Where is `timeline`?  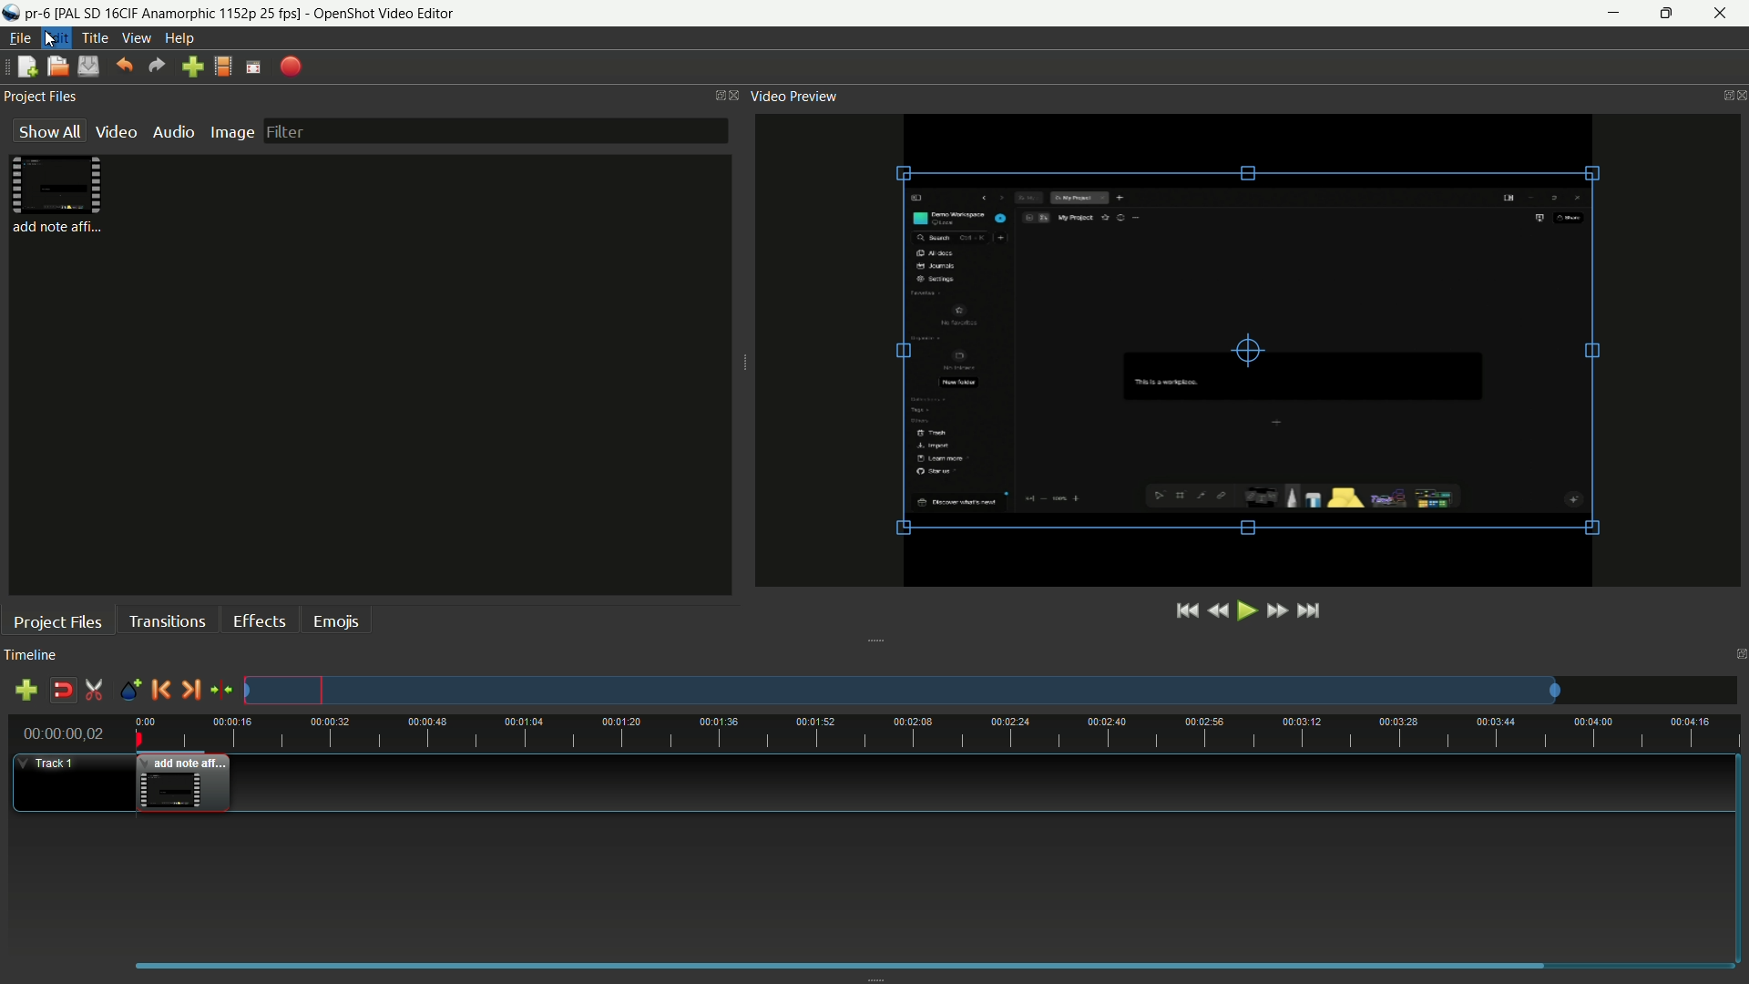 timeline is located at coordinates (31, 653).